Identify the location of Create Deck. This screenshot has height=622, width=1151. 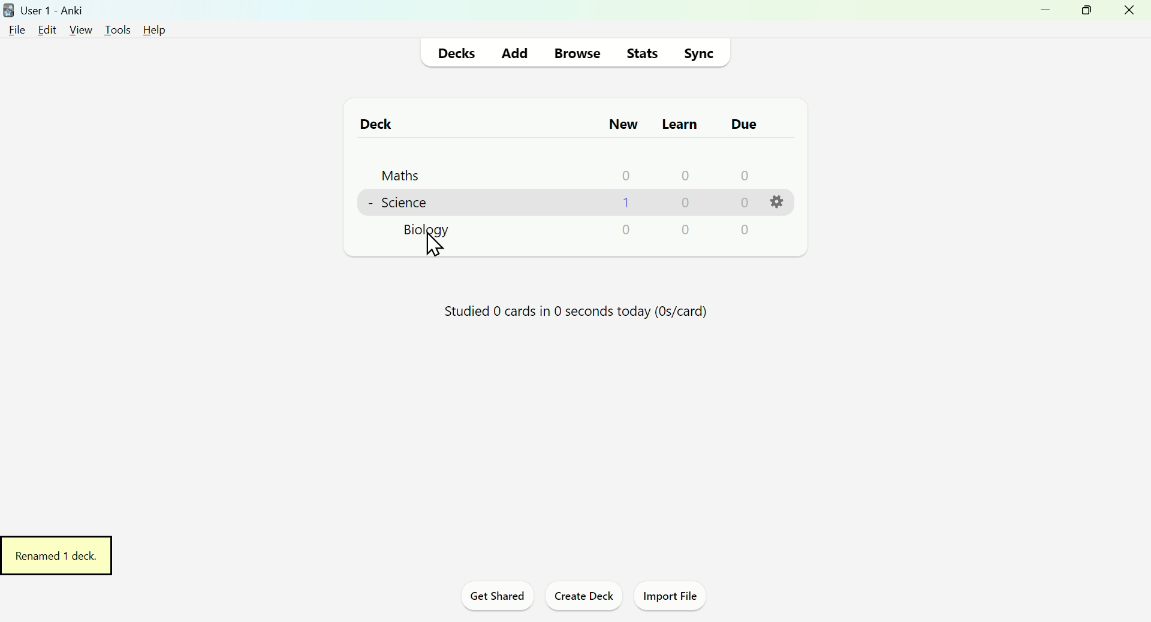
(583, 599).